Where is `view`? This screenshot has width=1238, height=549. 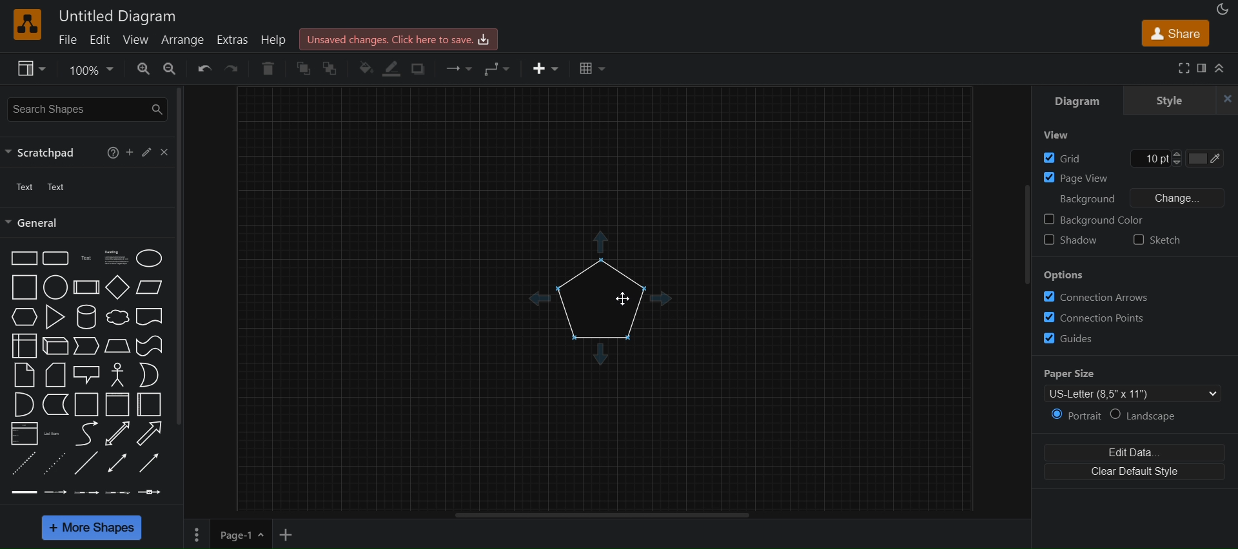 view is located at coordinates (1056, 134).